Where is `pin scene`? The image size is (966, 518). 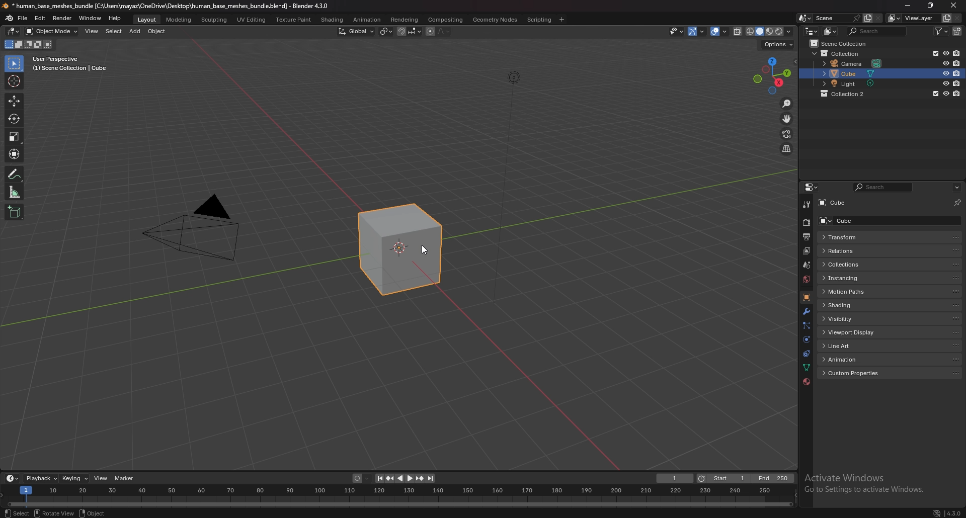
pin scene is located at coordinates (856, 17).